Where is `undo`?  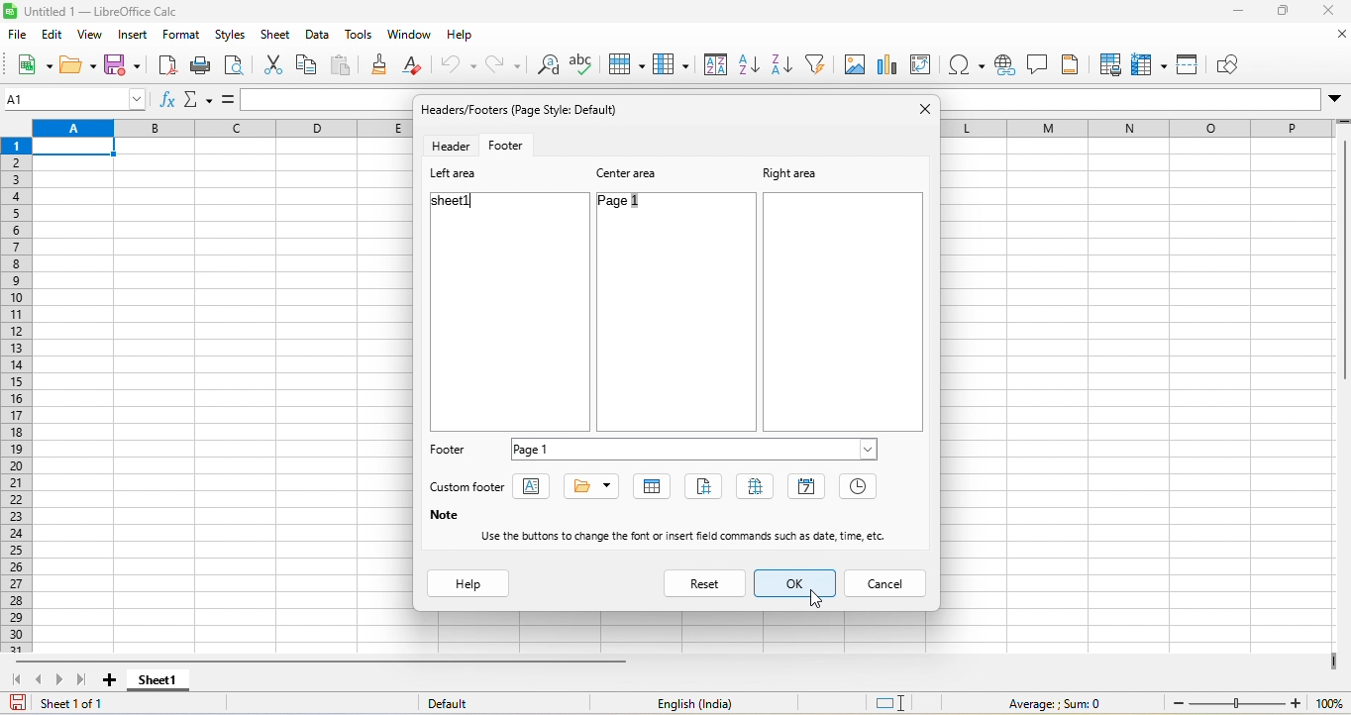
undo is located at coordinates (457, 64).